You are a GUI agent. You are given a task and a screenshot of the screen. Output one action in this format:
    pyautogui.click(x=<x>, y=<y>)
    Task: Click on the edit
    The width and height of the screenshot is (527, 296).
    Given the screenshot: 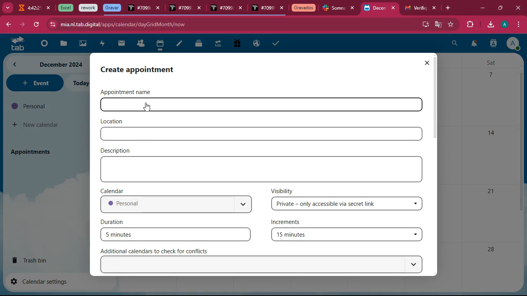 What is the action you would take?
    pyautogui.click(x=179, y=44)
    